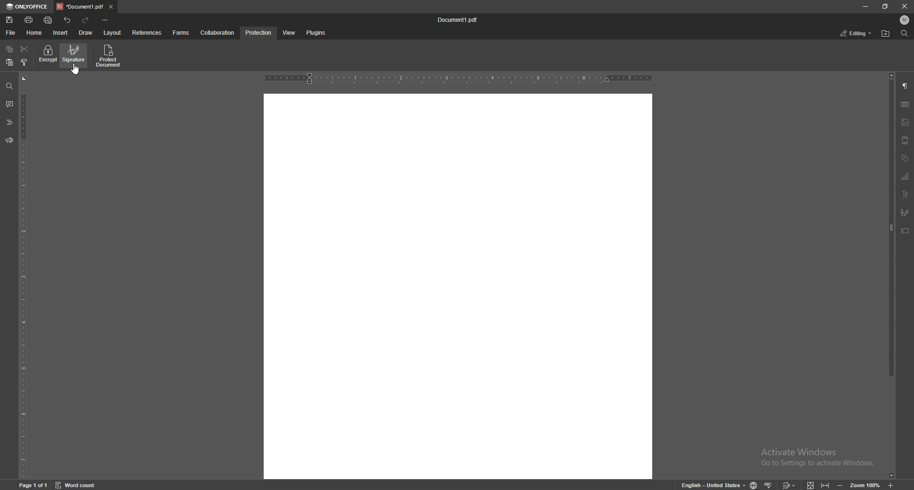 The width and height of the screenshot is (914, 490). Describe the element at coordinates (219, 32) in the screenshot. I see `collaboration` at that location.